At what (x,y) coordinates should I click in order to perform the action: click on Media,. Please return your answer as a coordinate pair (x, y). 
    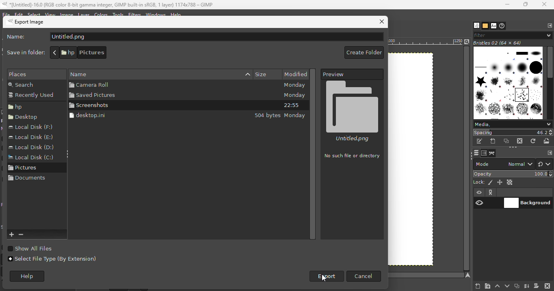
    Looking at the image, I should click on (513, 124).